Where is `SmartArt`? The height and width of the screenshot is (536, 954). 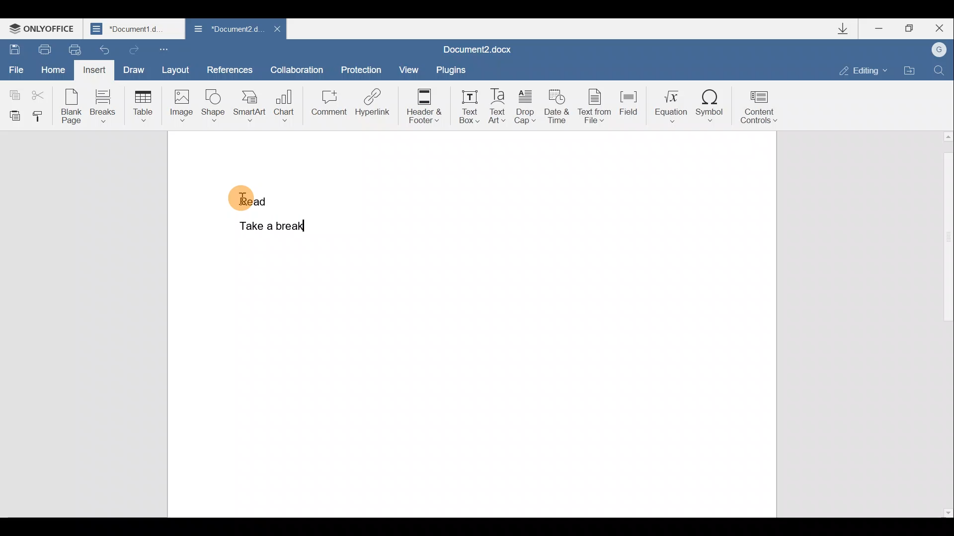 SmartArt is located at coordinates (249, 106).